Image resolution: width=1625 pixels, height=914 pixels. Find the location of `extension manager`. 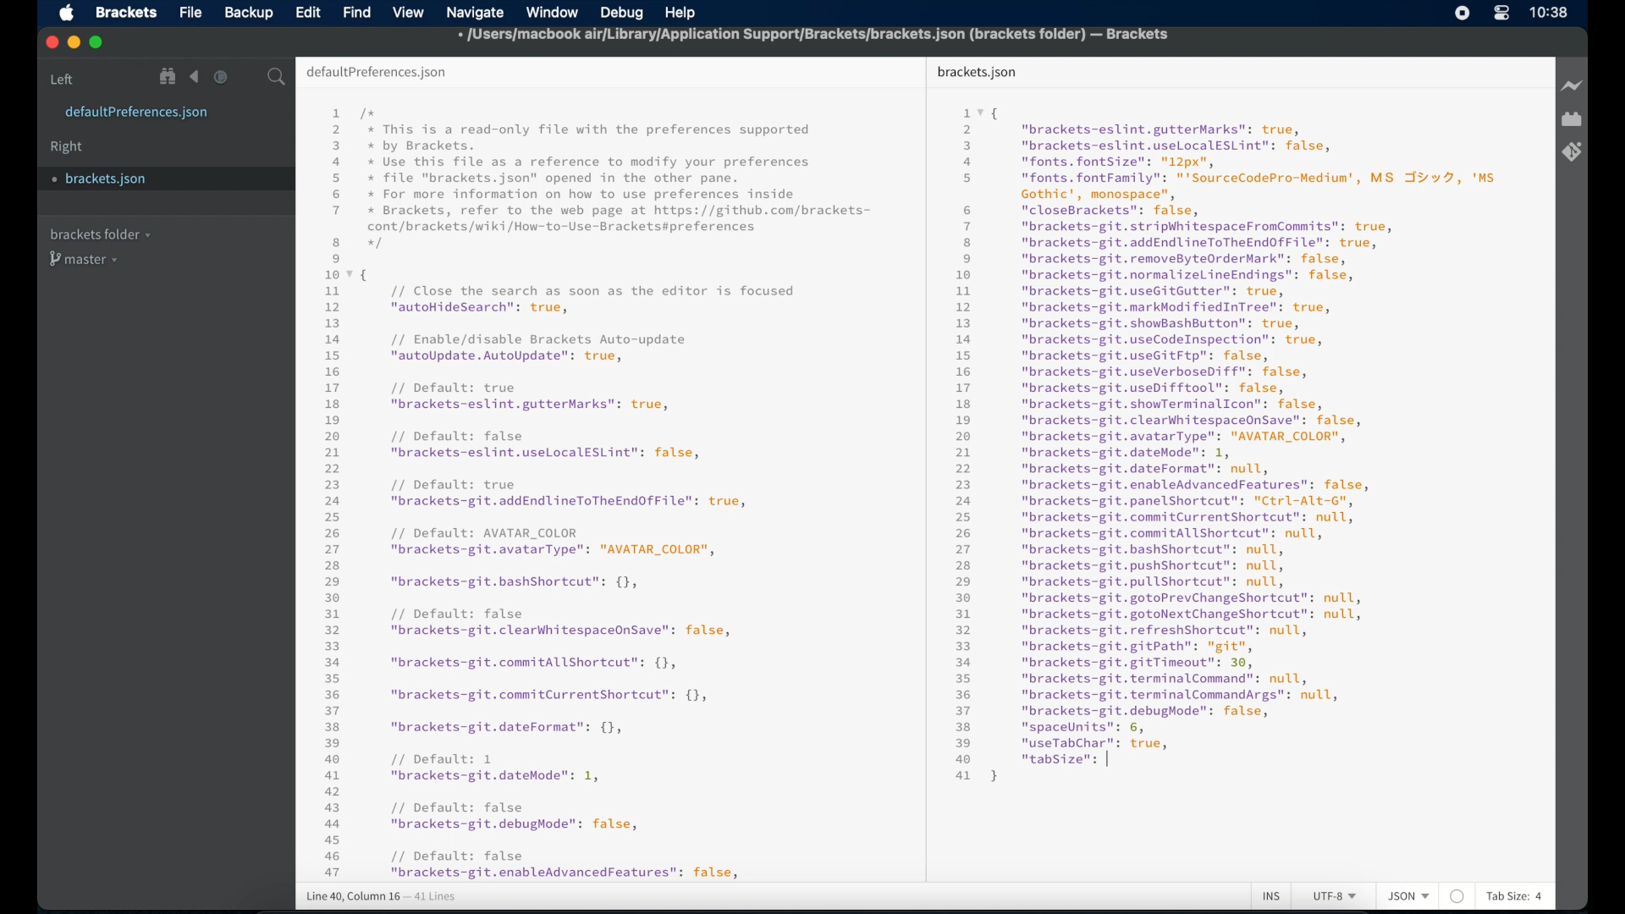

extension manager is located at coordinates (1572, 119).